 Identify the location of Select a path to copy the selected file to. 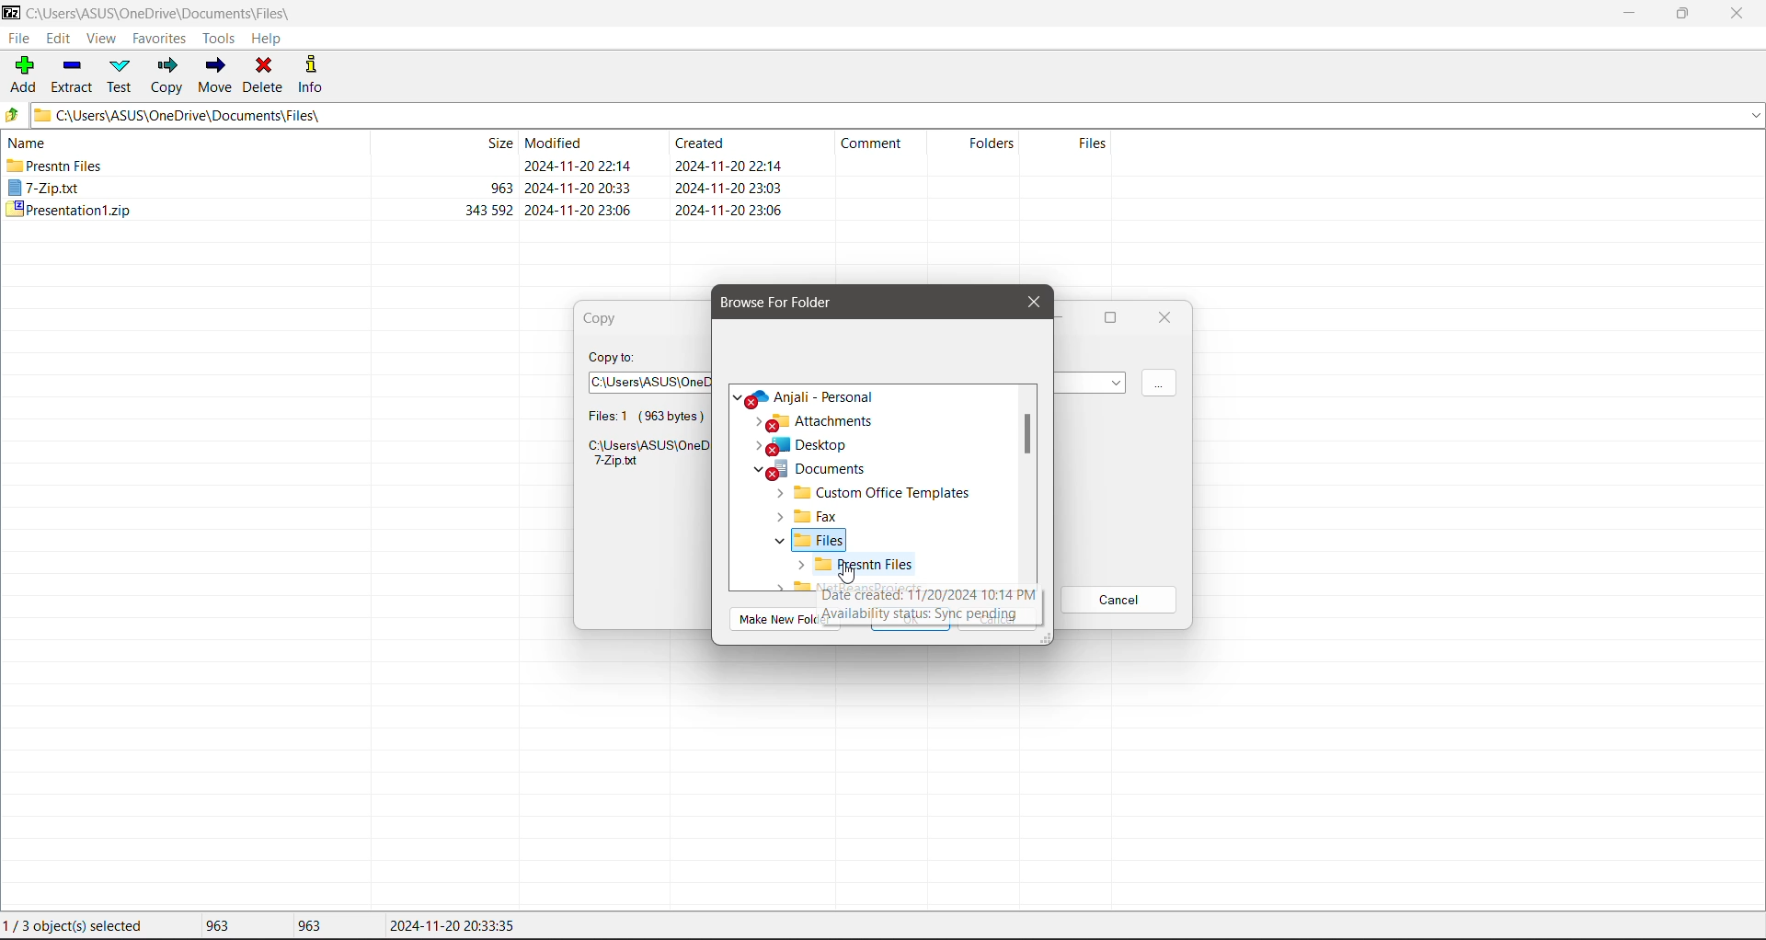
(648, 379).